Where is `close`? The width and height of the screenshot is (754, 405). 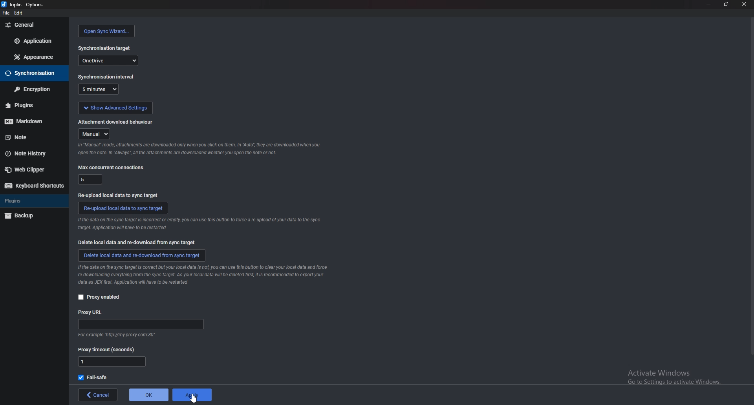
close is located at coordinates (743, 4).